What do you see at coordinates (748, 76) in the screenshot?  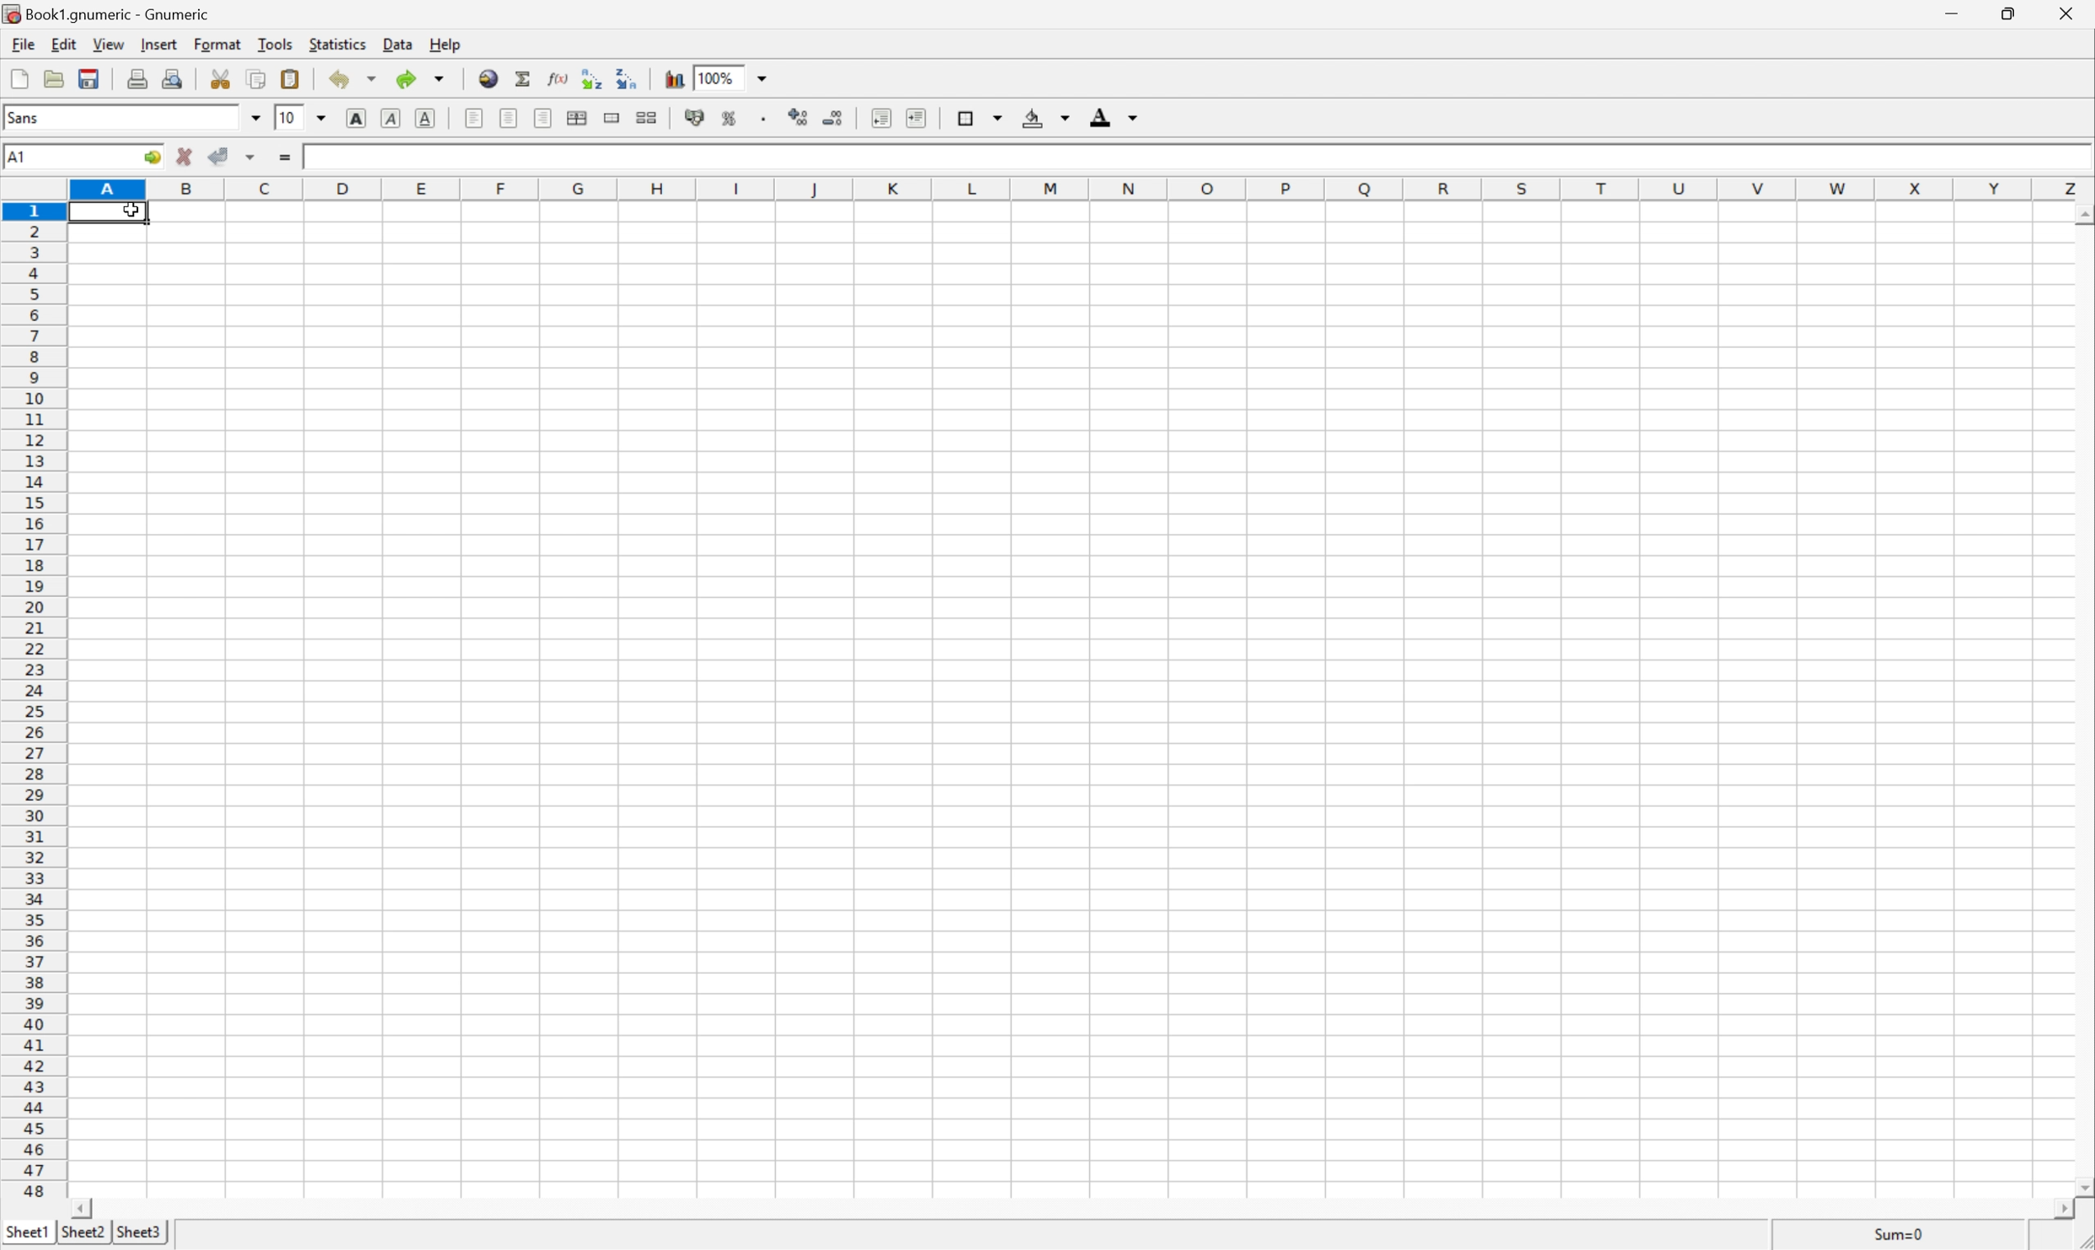 I see `Zoom 100%` at bounding box center [748, 76].